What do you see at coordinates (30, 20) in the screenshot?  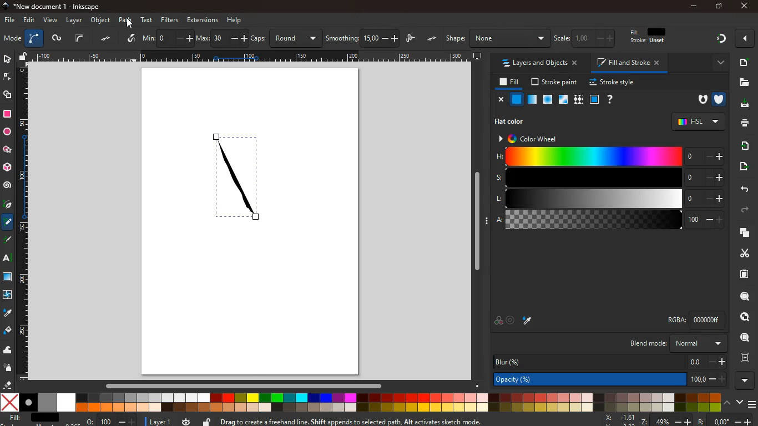 I see `edit` at bounding box center [30, 20].